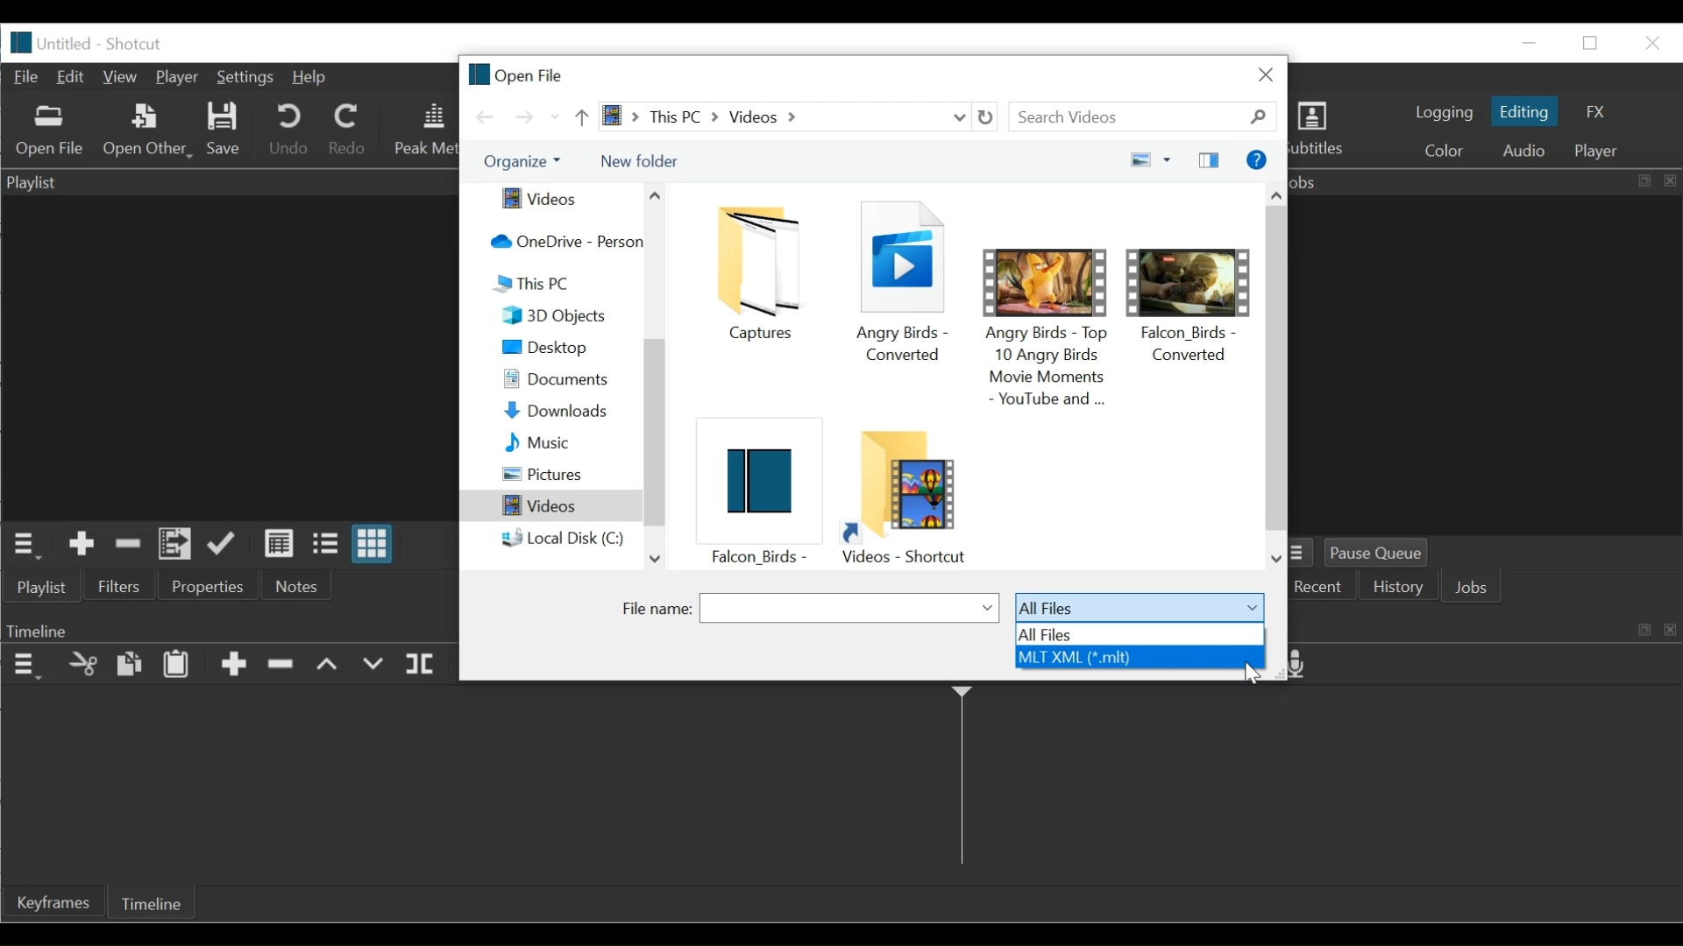  I want to click on File name, so click(653, 609).